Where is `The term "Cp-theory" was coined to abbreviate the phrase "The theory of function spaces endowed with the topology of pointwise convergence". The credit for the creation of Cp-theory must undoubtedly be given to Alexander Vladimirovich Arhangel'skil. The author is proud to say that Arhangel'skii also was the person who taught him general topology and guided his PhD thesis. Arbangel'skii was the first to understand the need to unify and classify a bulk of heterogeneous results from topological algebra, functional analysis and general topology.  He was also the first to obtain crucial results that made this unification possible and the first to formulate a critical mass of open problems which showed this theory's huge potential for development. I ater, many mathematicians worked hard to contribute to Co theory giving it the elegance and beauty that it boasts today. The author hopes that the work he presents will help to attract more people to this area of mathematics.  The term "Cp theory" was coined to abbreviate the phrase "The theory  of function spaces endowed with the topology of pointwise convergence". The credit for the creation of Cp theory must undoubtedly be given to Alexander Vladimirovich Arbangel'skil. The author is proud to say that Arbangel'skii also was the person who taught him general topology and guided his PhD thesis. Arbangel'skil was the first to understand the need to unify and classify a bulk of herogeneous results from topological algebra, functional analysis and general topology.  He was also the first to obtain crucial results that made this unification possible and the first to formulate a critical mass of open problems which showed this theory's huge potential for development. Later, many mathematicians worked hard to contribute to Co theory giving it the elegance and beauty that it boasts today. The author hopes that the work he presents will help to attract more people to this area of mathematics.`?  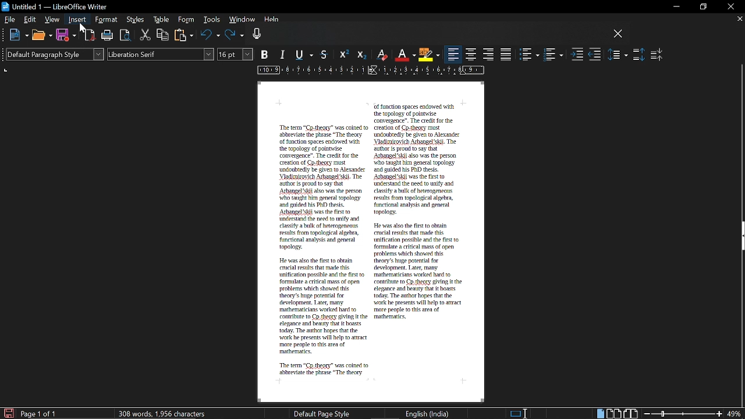 The term "Cp-theory" was coined to abbreviate the phrase "The theory of function spaces endowed with the topology of pointwise convergence". The credit for the creation of Cp-theory must undoubtedly be given to Alexander Vladimirovich Arhangel'skil. The author is proud to say that Arhangel'skii also was the person who taught him general topology and guided his PhD thesis. Arbangel'skii was the first to understand the need to unify and classify a bulk of heterogeneous results from topological algebra, functional analysis and general topology.  He was also the first to obtain crucial results that made this unification possible and the first to formulate a critical mass of open problems which showed this theory's huge potential for development. I ater, many mathematicians worked hard to contribute to Co theory giving it the elegance and beauty that it boasts today. The author hopes that the work he presents will help to attract more people to this area of mathematics.  The term "Cp theory" was coined to abbreviate the phrase "The theory  of function spaces endowed with the topology of pointwise convergence". The credit for the creation of Cp theory must undoubtedly be given to Alexander Vladimirovich Arbangel'skil. The author is proud to say that Arbangel'skii also was the person who taught him general topology and guided his PhD thesis. Arbangel'skil was the first to understand the need to unify and classify a bulk of herogeneous results from topological algebra, functional analysis and general topology.  He was also the first to obtain crucial results that made this unification possible and the first to formulate a critical mass of open problems which showed this theory's huge potential for development. Later, many mathematicians worked hard to contribute to Co theory giving it the elegance and beauty that it boasts today. The author hopes that the work he presents will help to attract more people to this area of mathematics. is located at coordinates (370, 237).